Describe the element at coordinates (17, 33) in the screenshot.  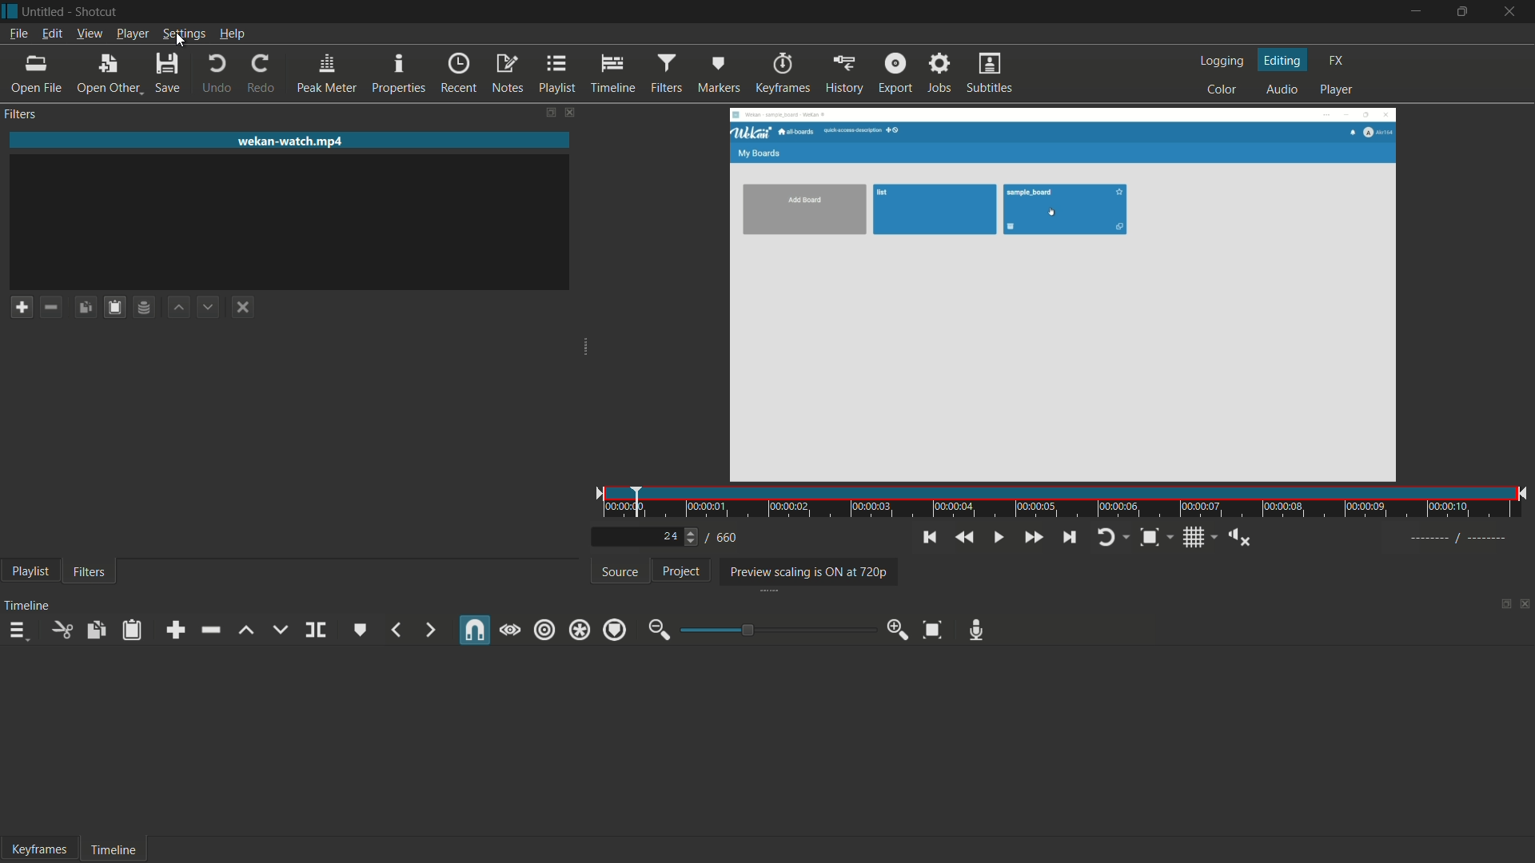
I see `file menu` at that location.